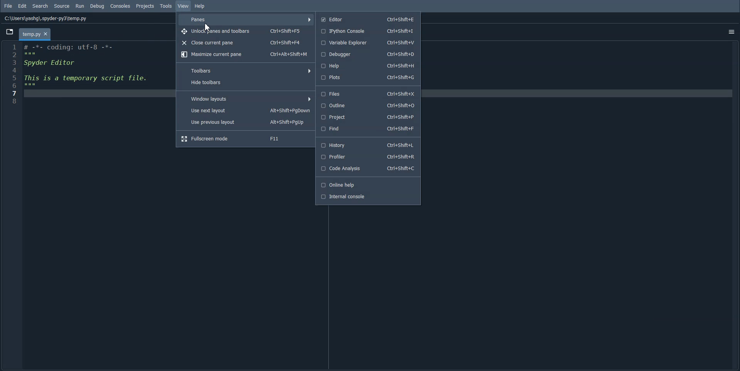  What do you see at coordinates (368, 78) in the screenshot?
I see `Plot` at bounding box center [368, 78].